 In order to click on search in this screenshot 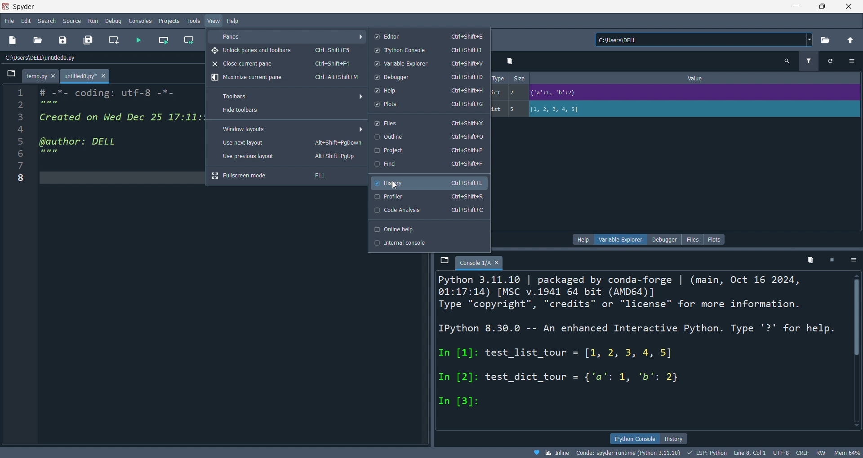, I will do `click(48, 21)`.